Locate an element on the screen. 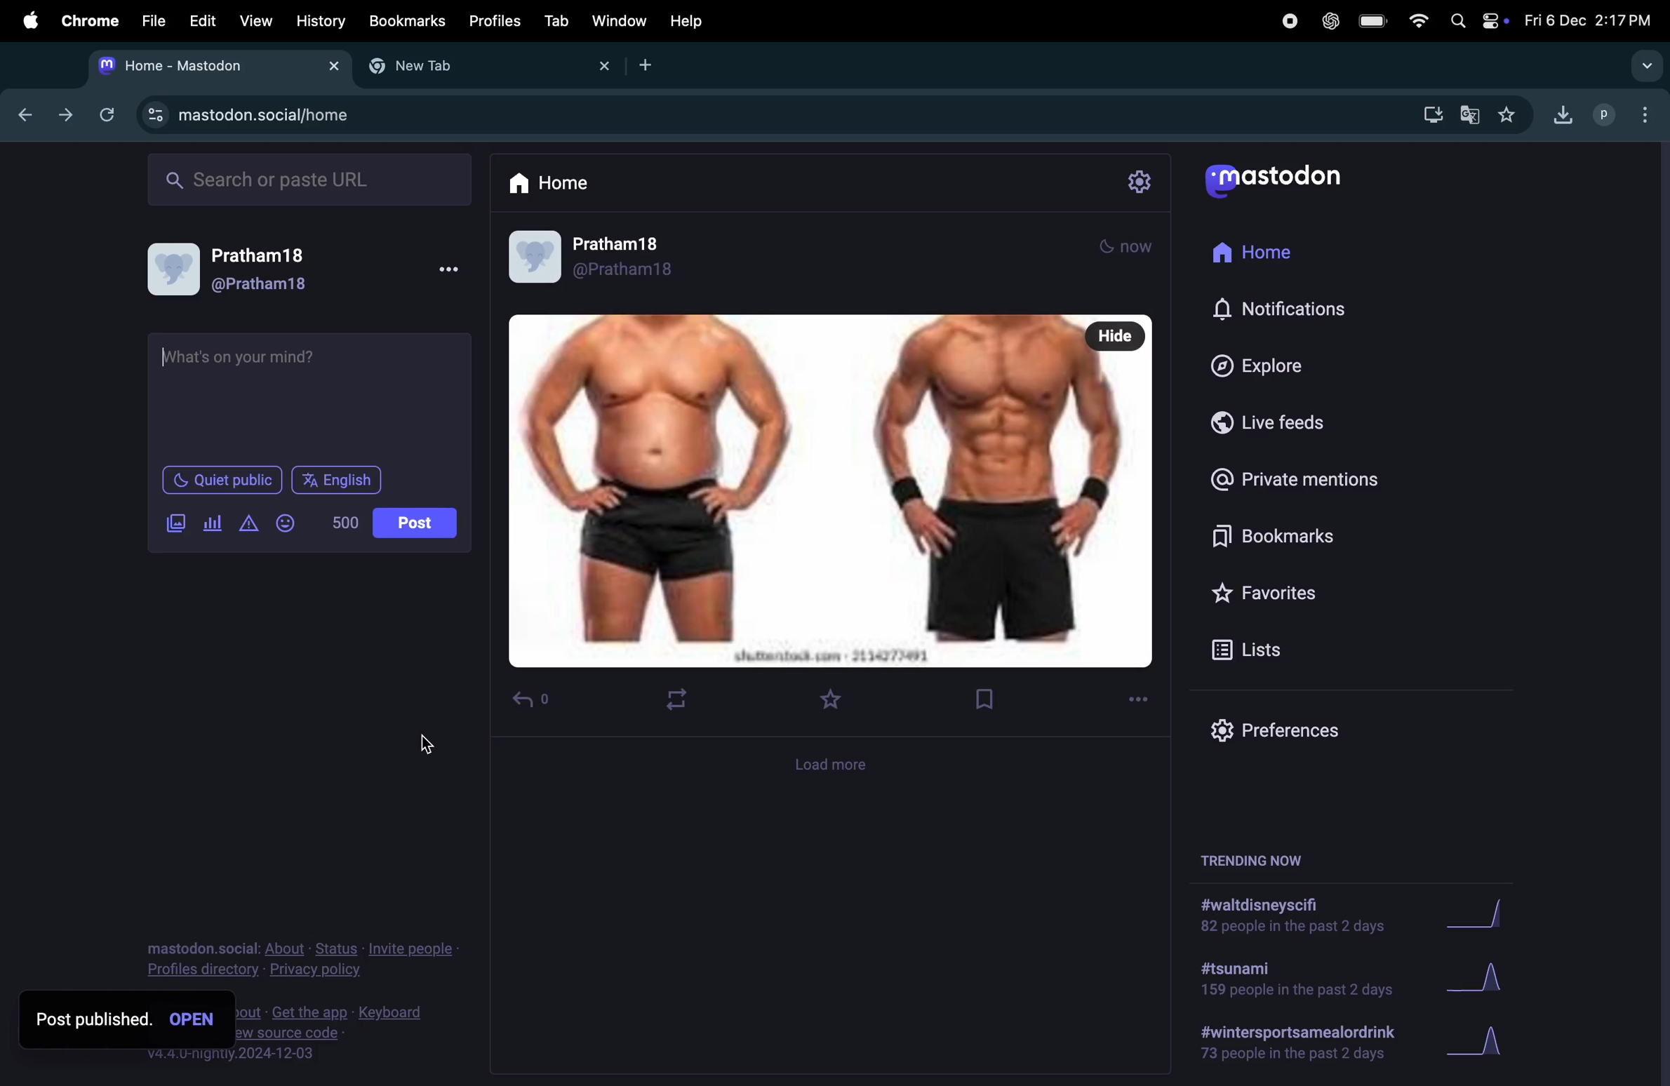  add image is located at coordinates (179, 525).